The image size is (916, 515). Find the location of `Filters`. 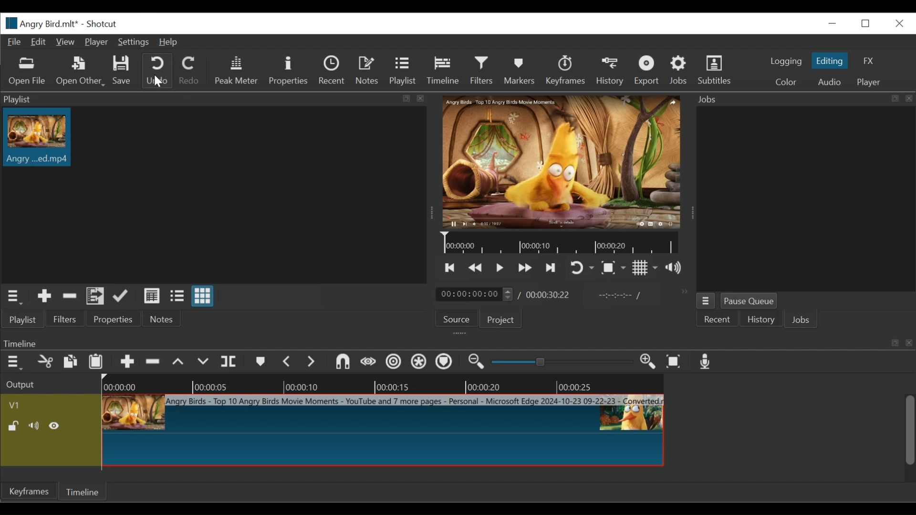

Filters is located at coordinates (63, 319).